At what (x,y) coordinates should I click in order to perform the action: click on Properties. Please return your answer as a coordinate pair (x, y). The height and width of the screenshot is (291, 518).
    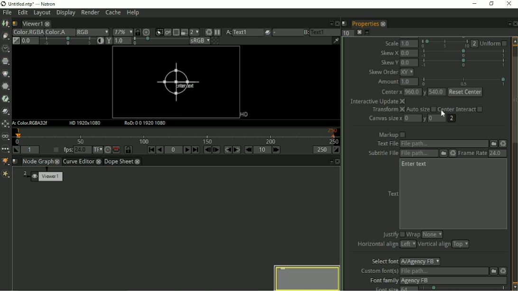
    Looking at the image, I should click on (364, 24).